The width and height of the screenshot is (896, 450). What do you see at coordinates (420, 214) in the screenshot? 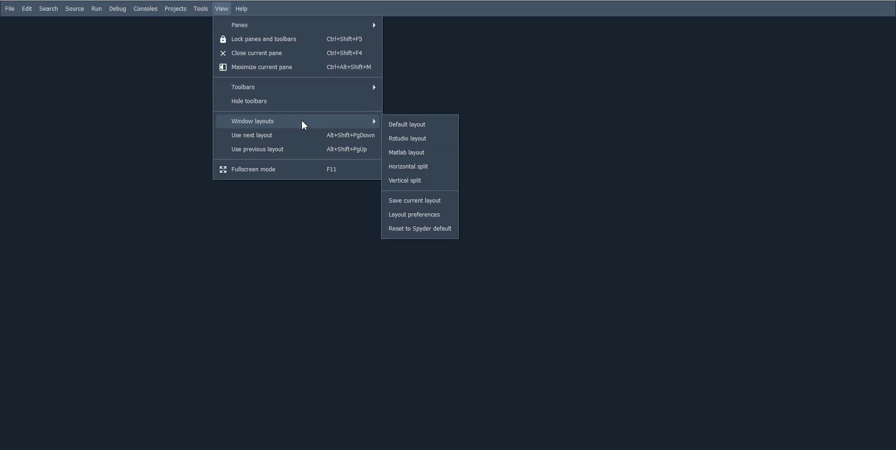
I see `Layout preferences` at bounding box center [420, 214].